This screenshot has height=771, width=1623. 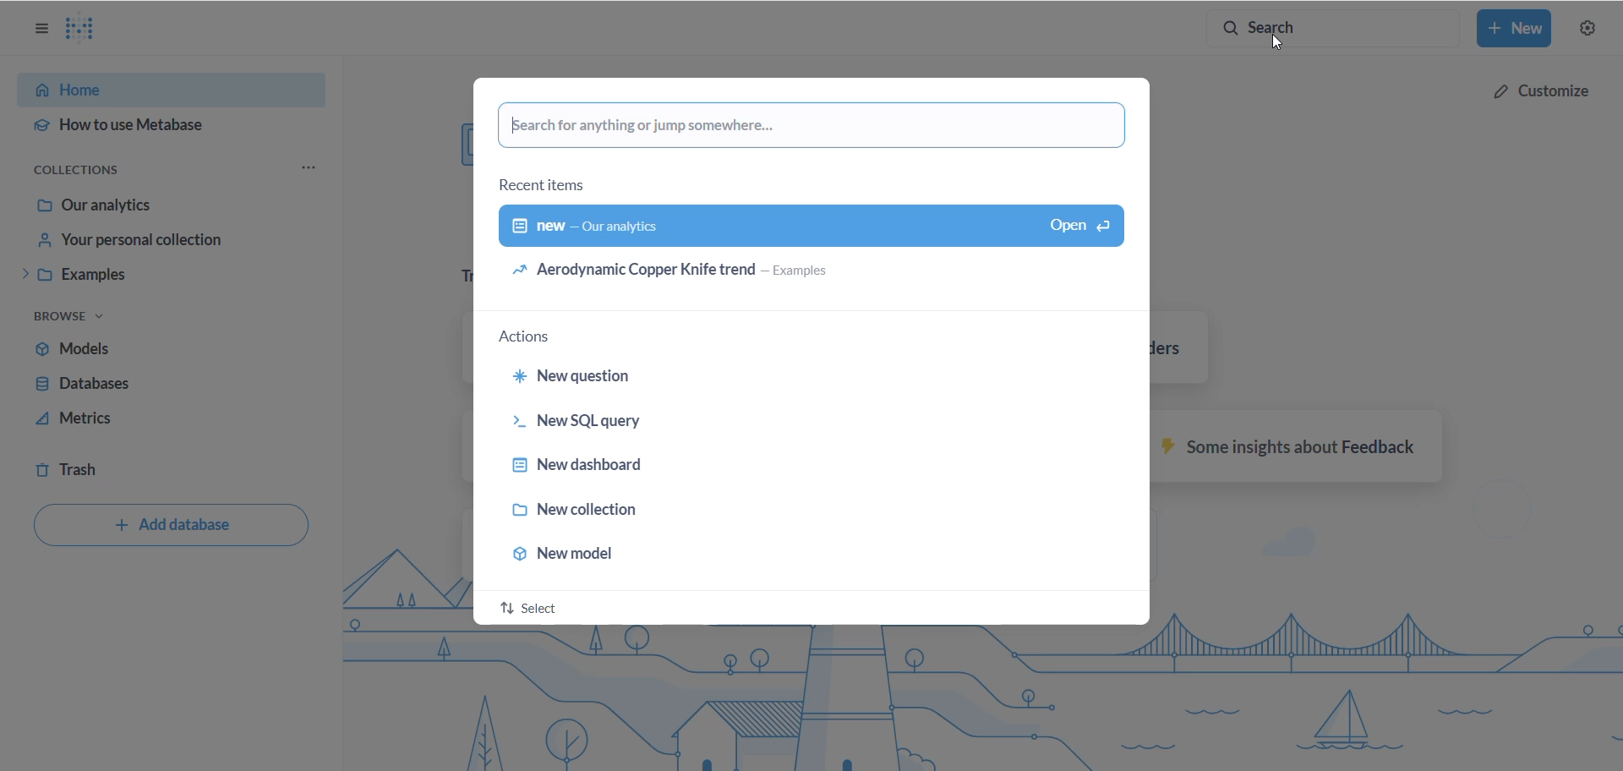 I want to click on COLLECTION OPTIONS, so click(x=88, y=171).